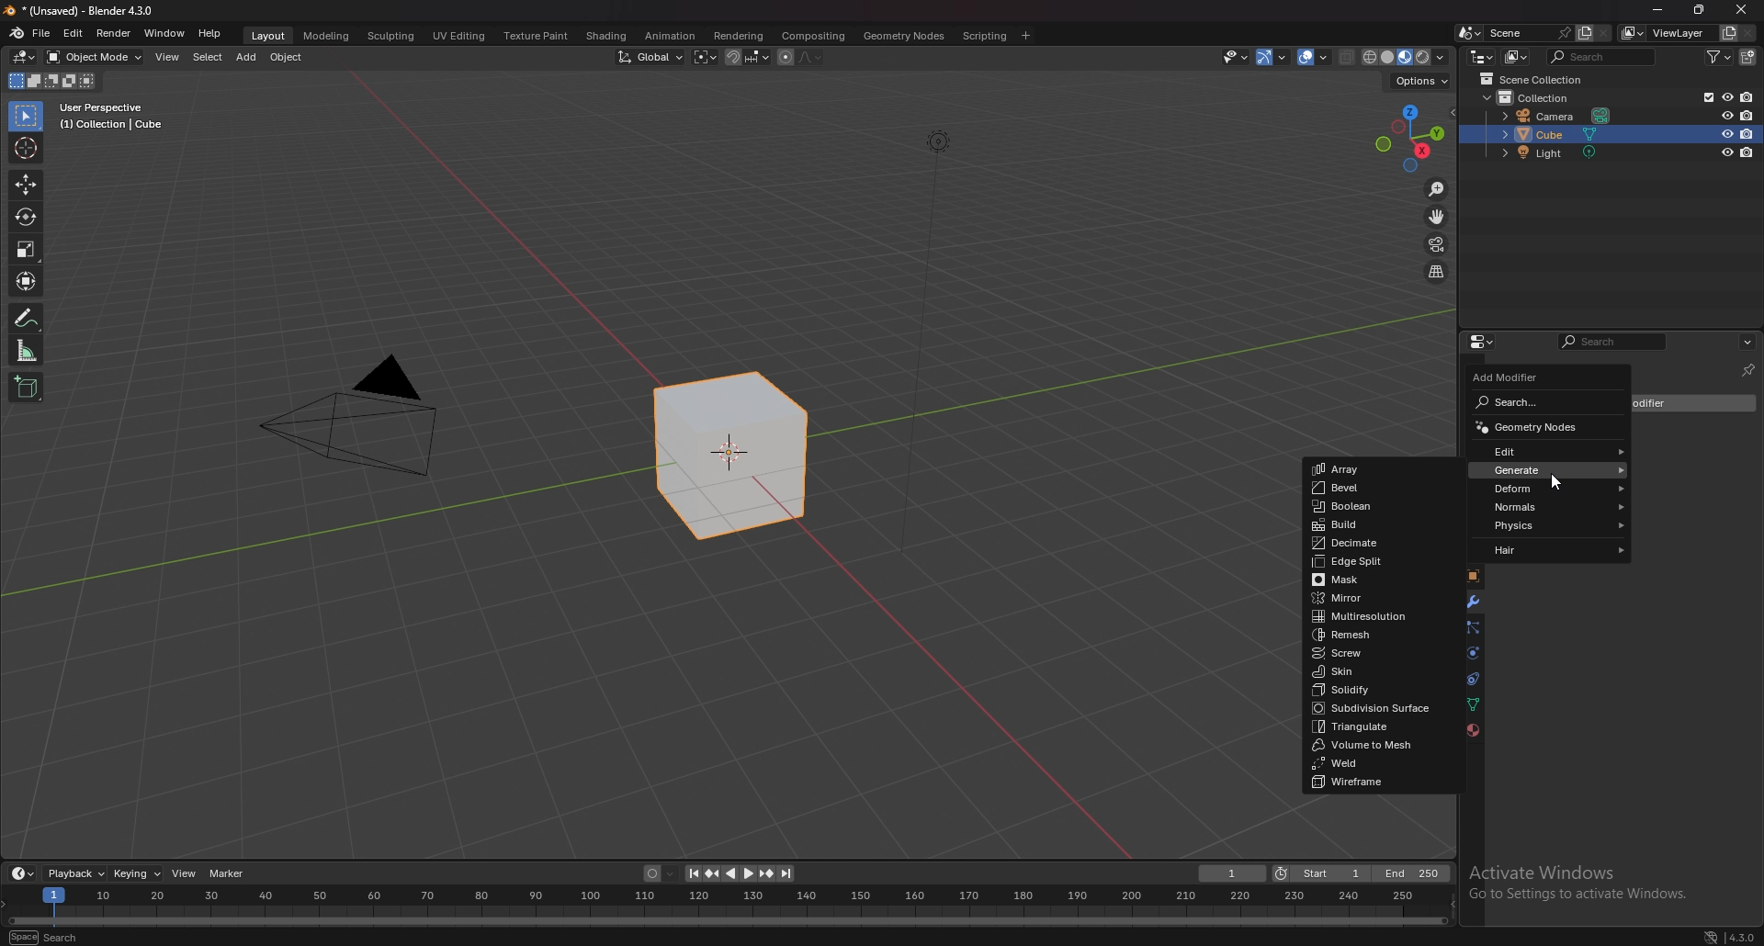 Image resolution: width=1764 pixels, height=946 pixels. Describe the element at coordinates (1546, 99) in the screenshot. I see `collection` at that location.